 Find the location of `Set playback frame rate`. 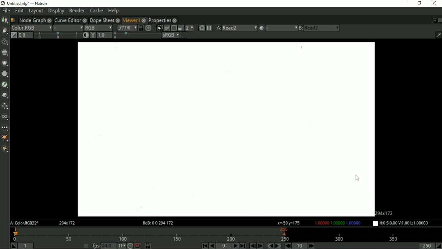

Set playback frame rate is located at coordinates (85, 245).